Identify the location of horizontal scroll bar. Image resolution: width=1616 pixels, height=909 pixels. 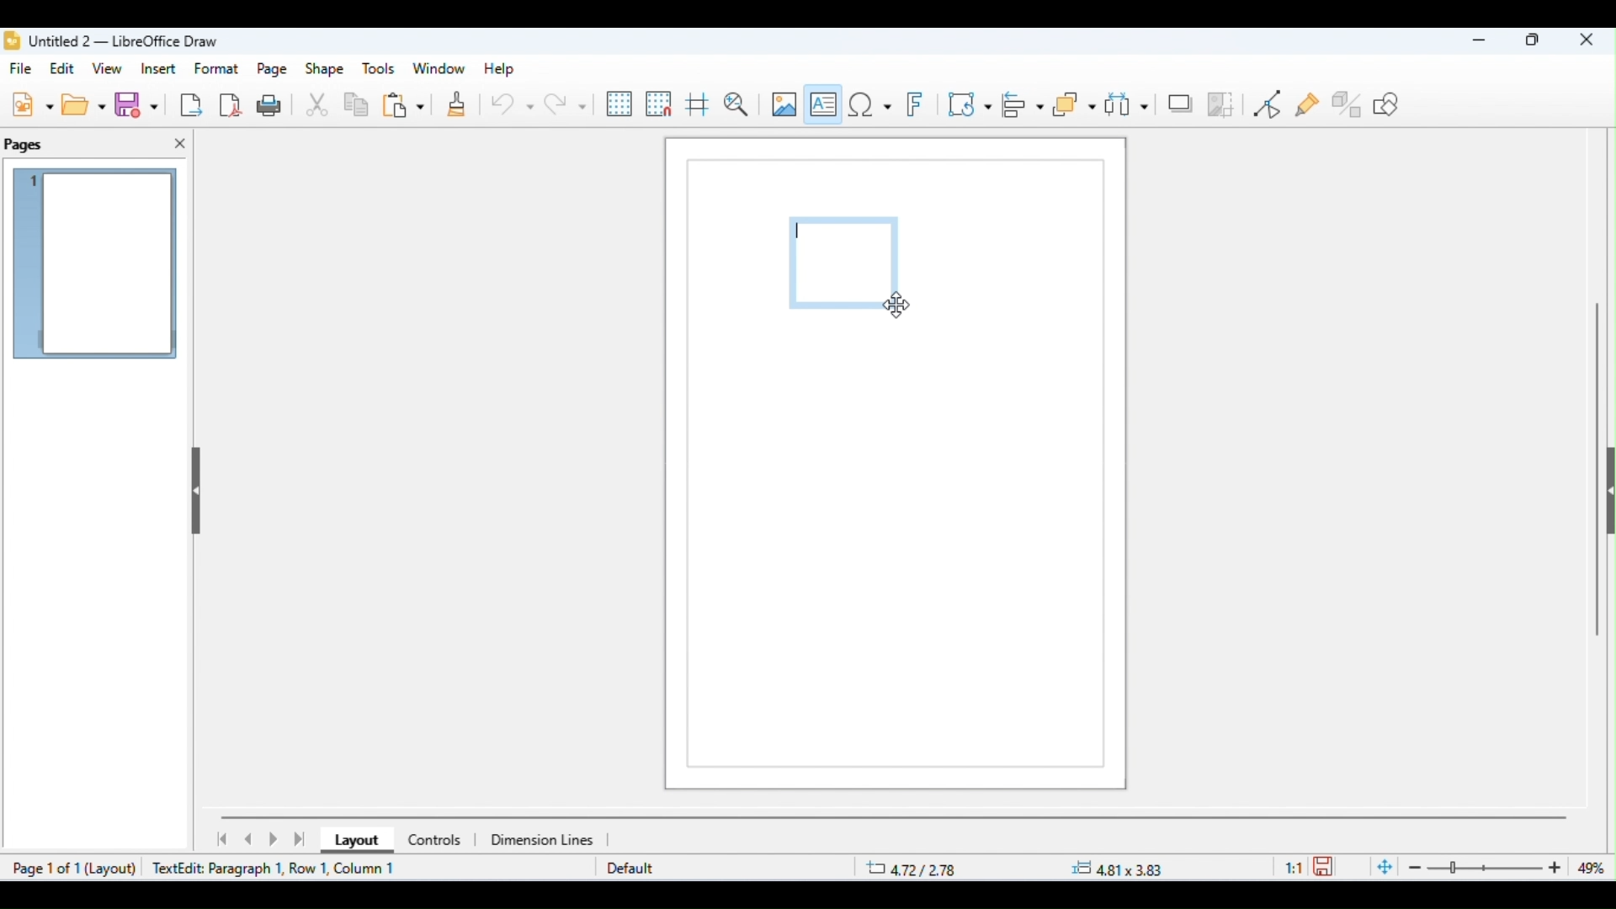
(895, 816).